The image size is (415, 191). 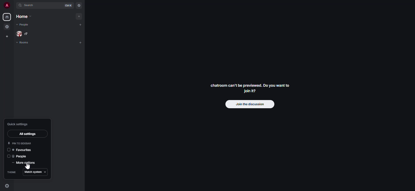 I want to click on people, so click(x=24, y=34).